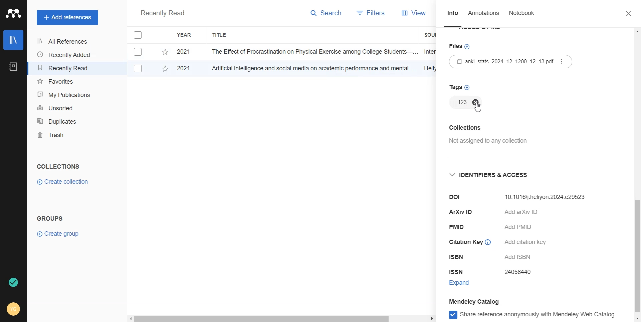 Image resolution: width=641 pixels, height=322 pixels. I want to click on Share reference anonymously with mendeley web catlog, so click(535, 315).